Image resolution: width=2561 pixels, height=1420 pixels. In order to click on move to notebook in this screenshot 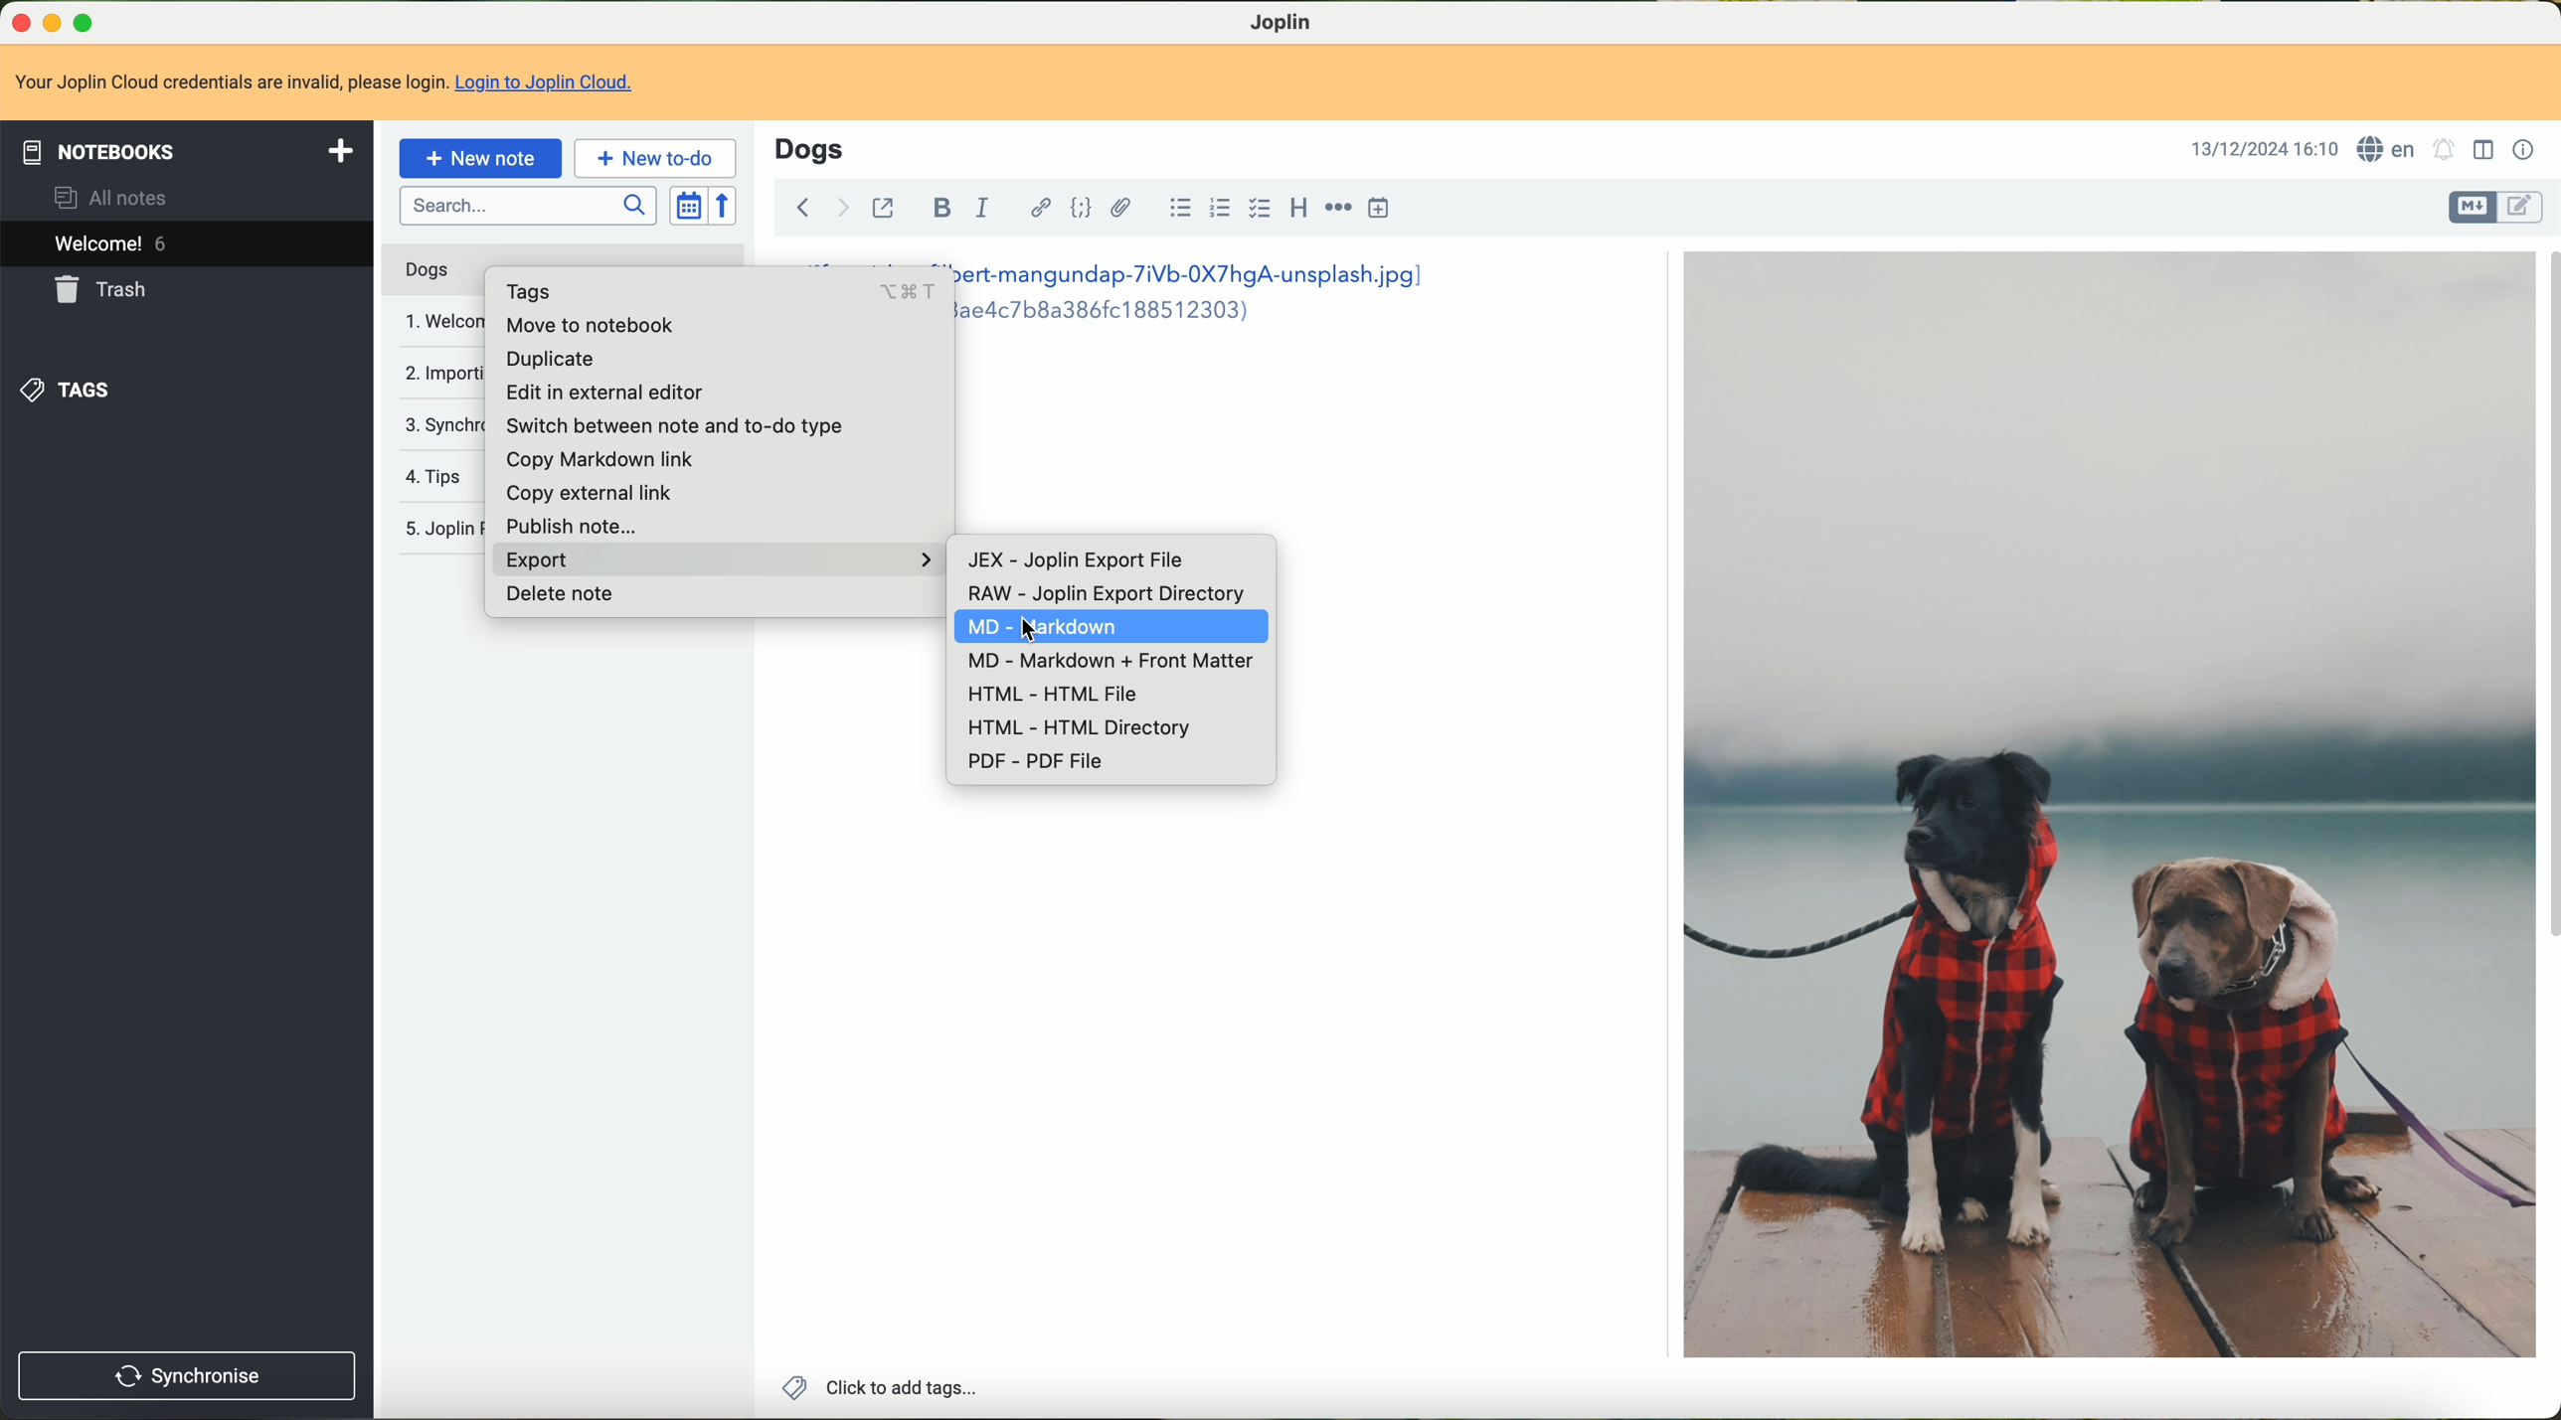, I will do `click(586, 329)`.